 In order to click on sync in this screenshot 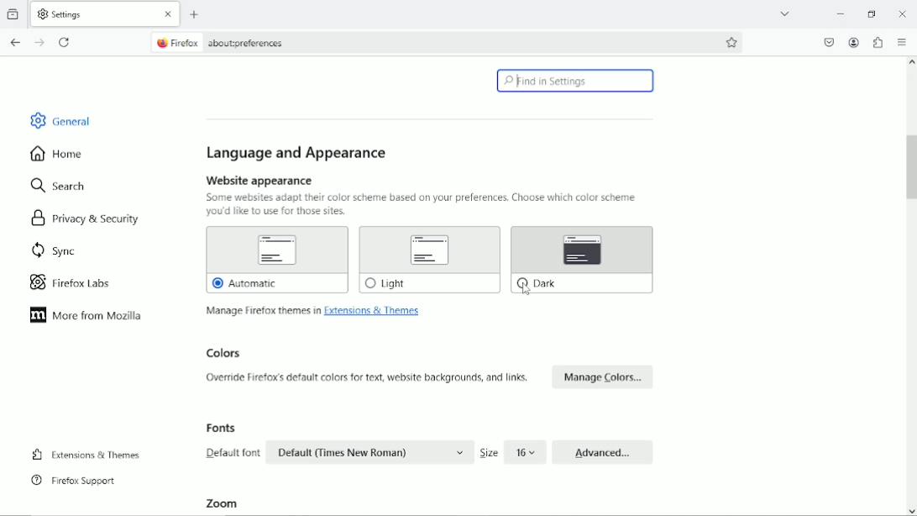, I will do `click(56, 251)`.